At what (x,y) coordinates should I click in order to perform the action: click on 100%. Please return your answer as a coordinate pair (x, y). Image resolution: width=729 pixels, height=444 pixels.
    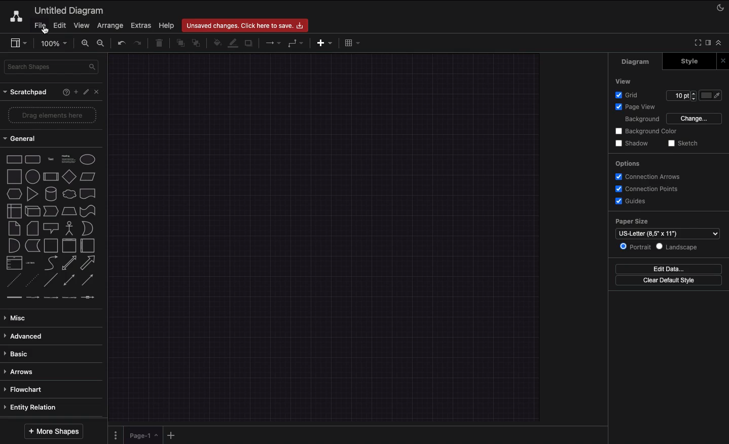
    Looking at the image, I should click on (55, 44).